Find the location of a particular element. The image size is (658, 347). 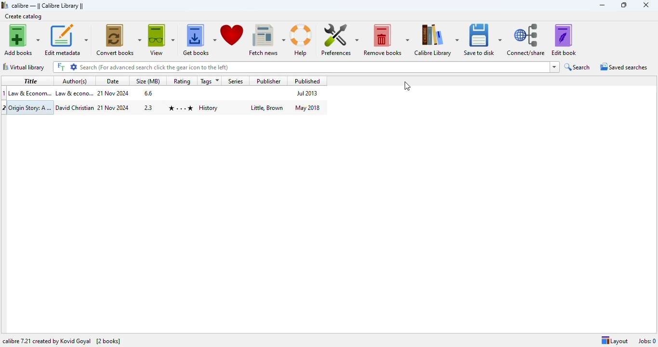

rating is located at coordinates (183, 81).